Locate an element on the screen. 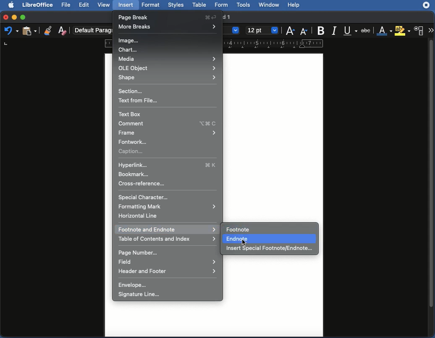 The height and width of the screenshot is (338, 435). Highlighting color is located at coordinates (402, 31).